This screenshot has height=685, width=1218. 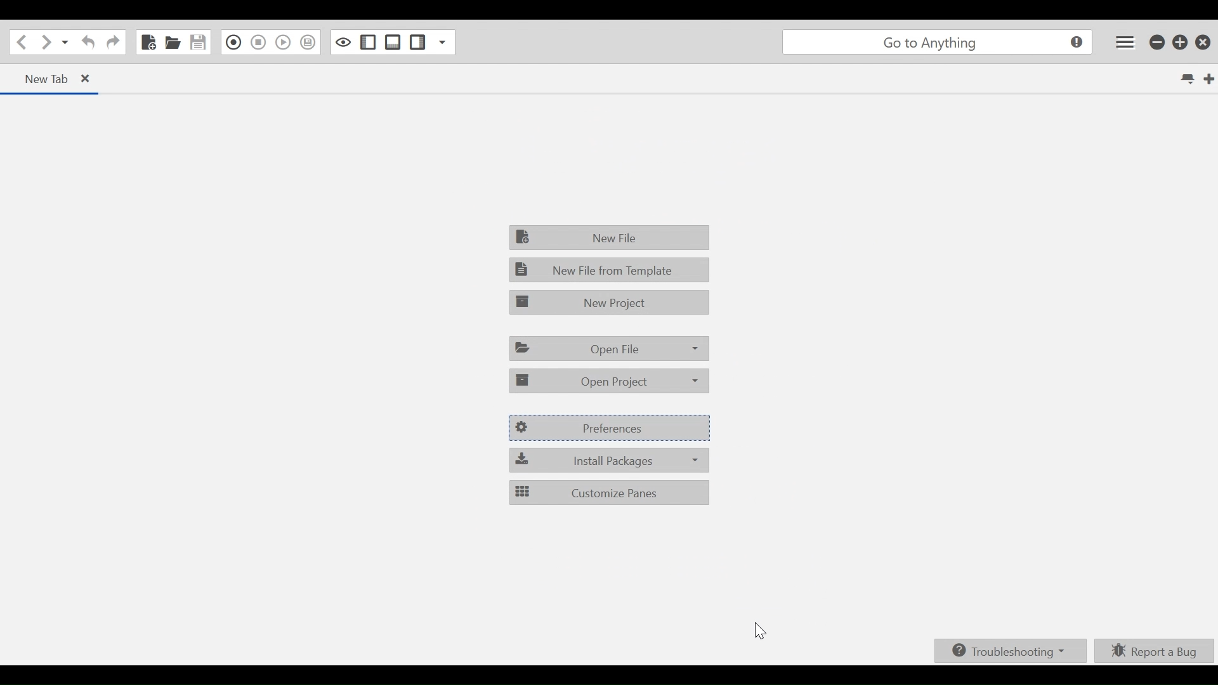 I want to click on New Tab, so click(x=39, y=78).